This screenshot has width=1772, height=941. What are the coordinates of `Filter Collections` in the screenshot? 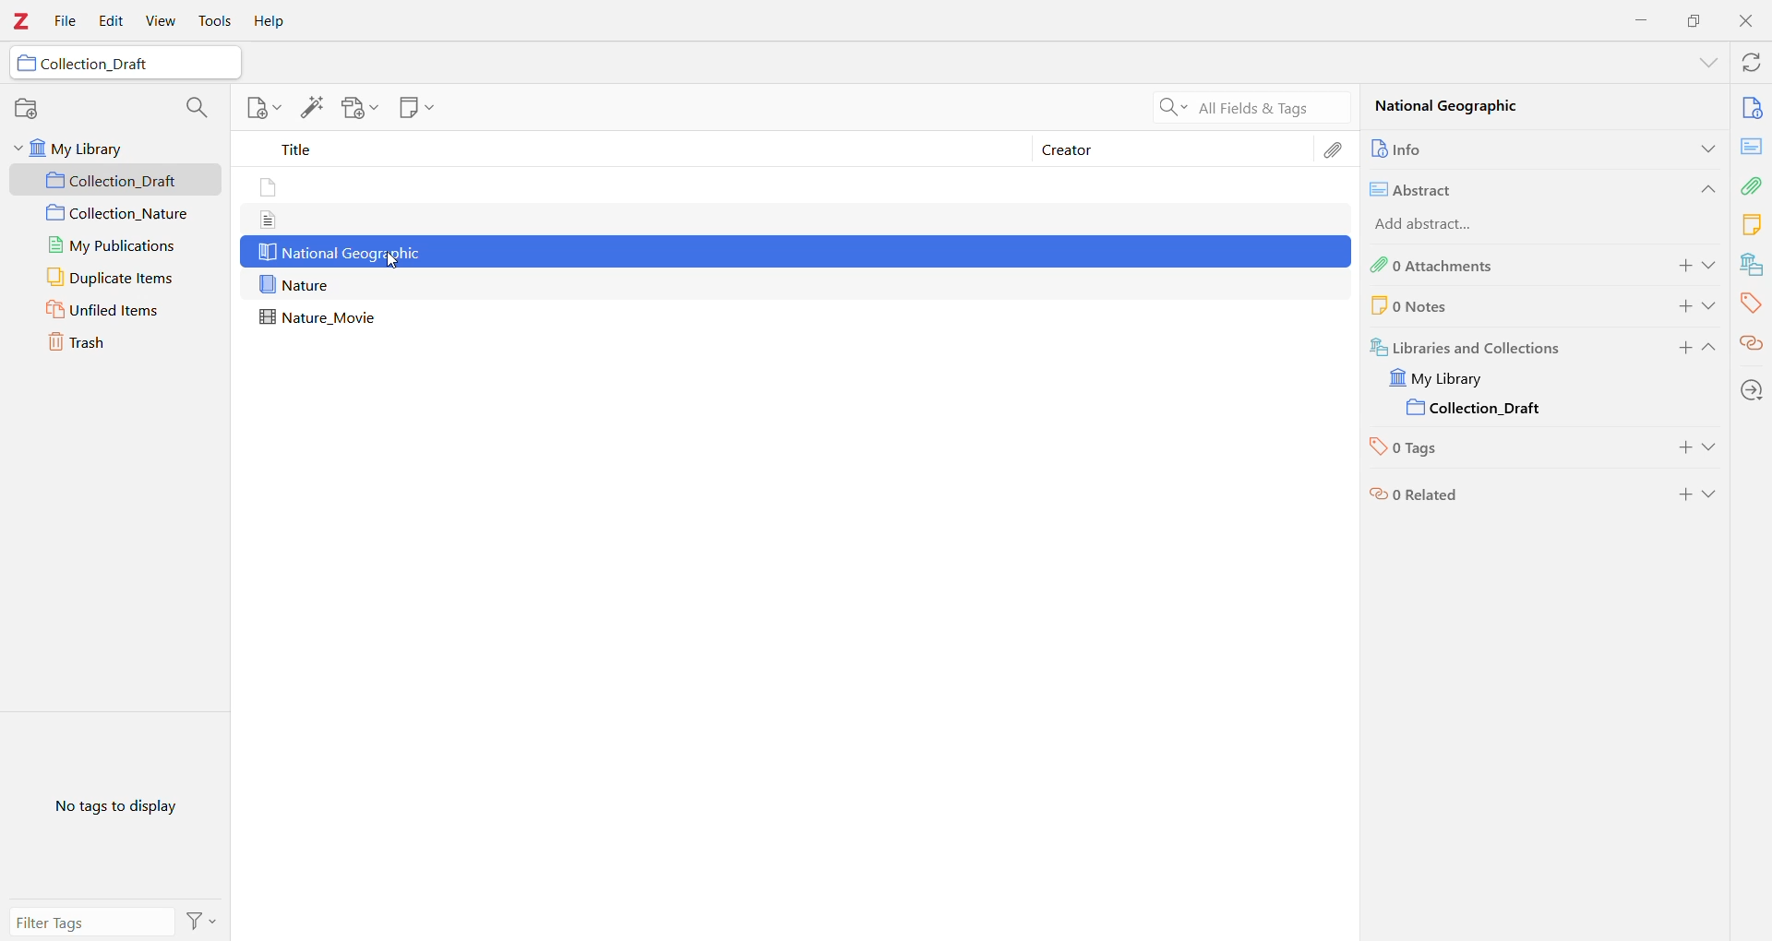 It's located at (196, 105).